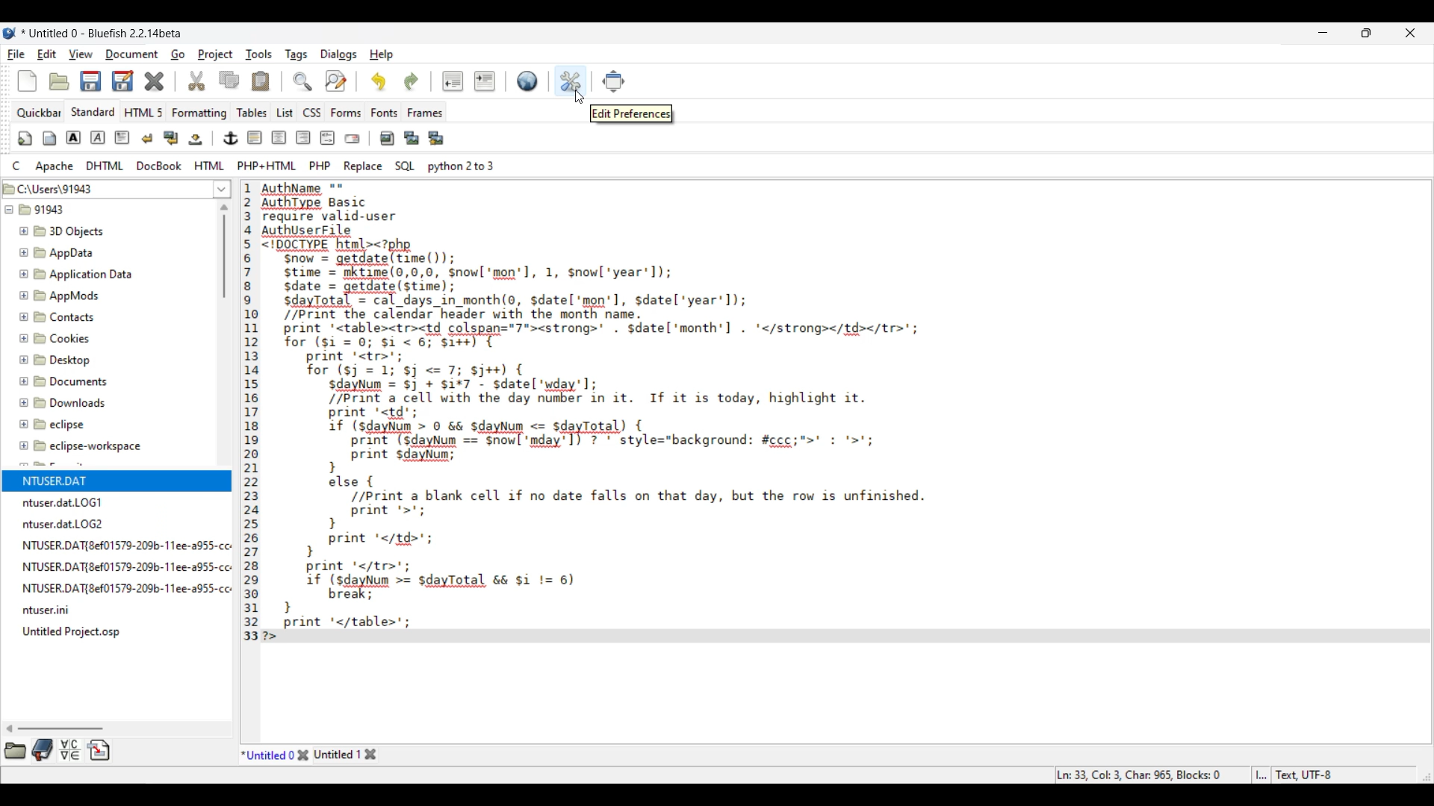  Describe the element at coordinates (1366, 33) in the screenshot. I see `Show in smaller tab` at that location.